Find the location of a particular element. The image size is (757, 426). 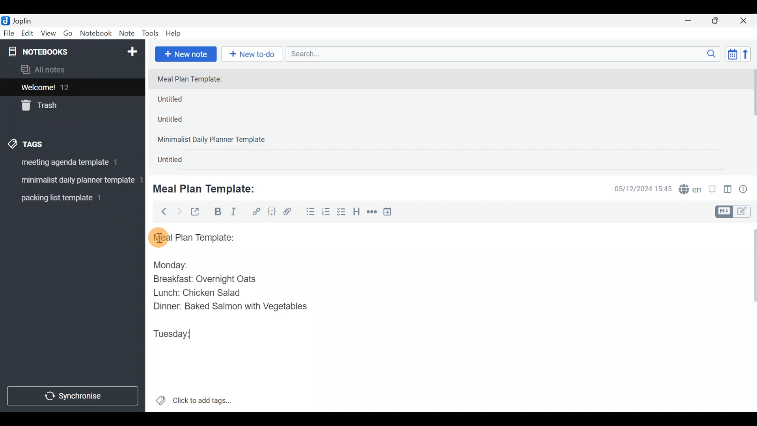

Tags is located at coordinates (44, 143).